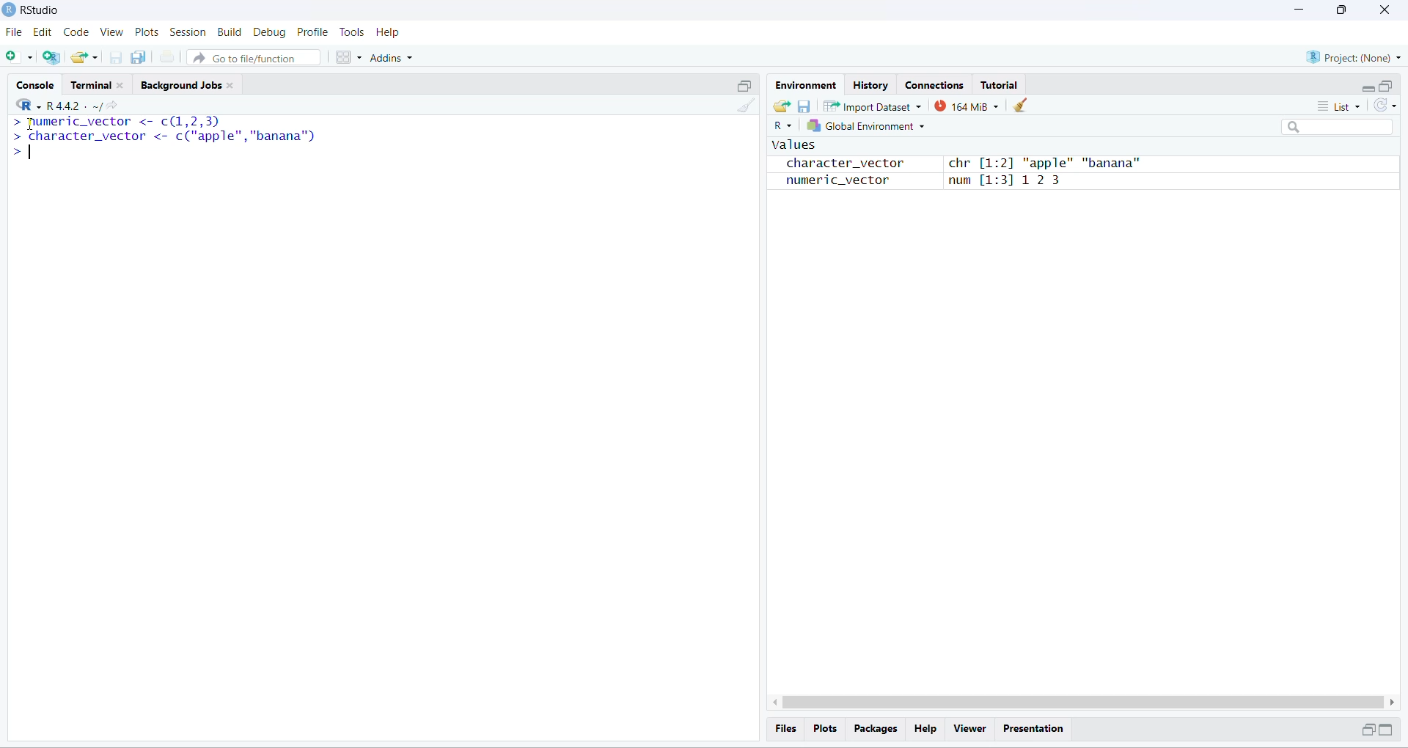 This screenshot has width=1408, height=748. Describe the element at coordinates (1339, 128) in the screenshot. I see `search` at that location.